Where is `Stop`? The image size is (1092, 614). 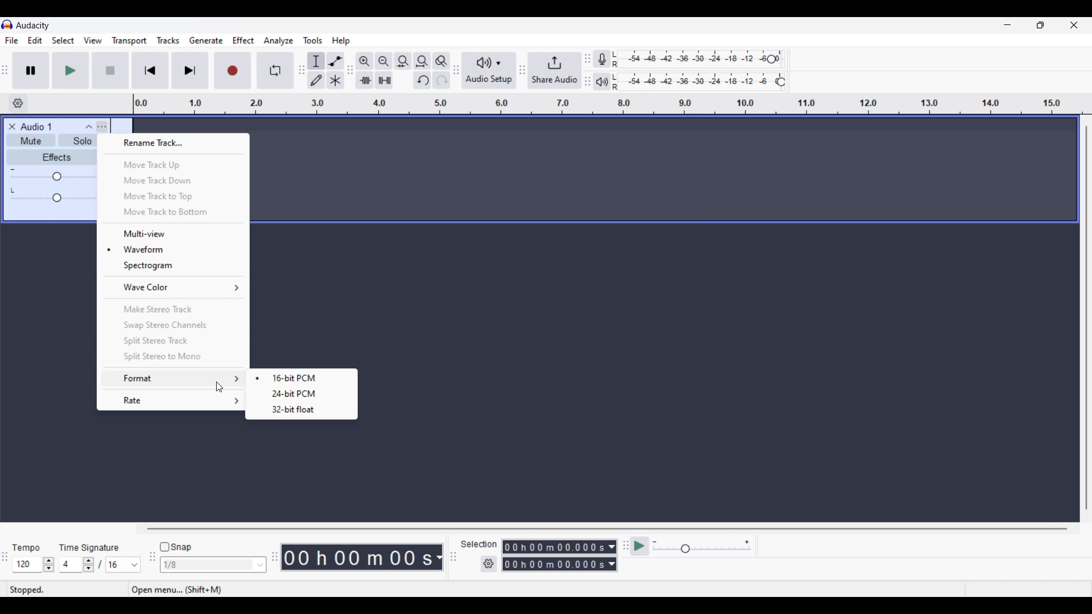 Stop is located at coordinates (111, 70).